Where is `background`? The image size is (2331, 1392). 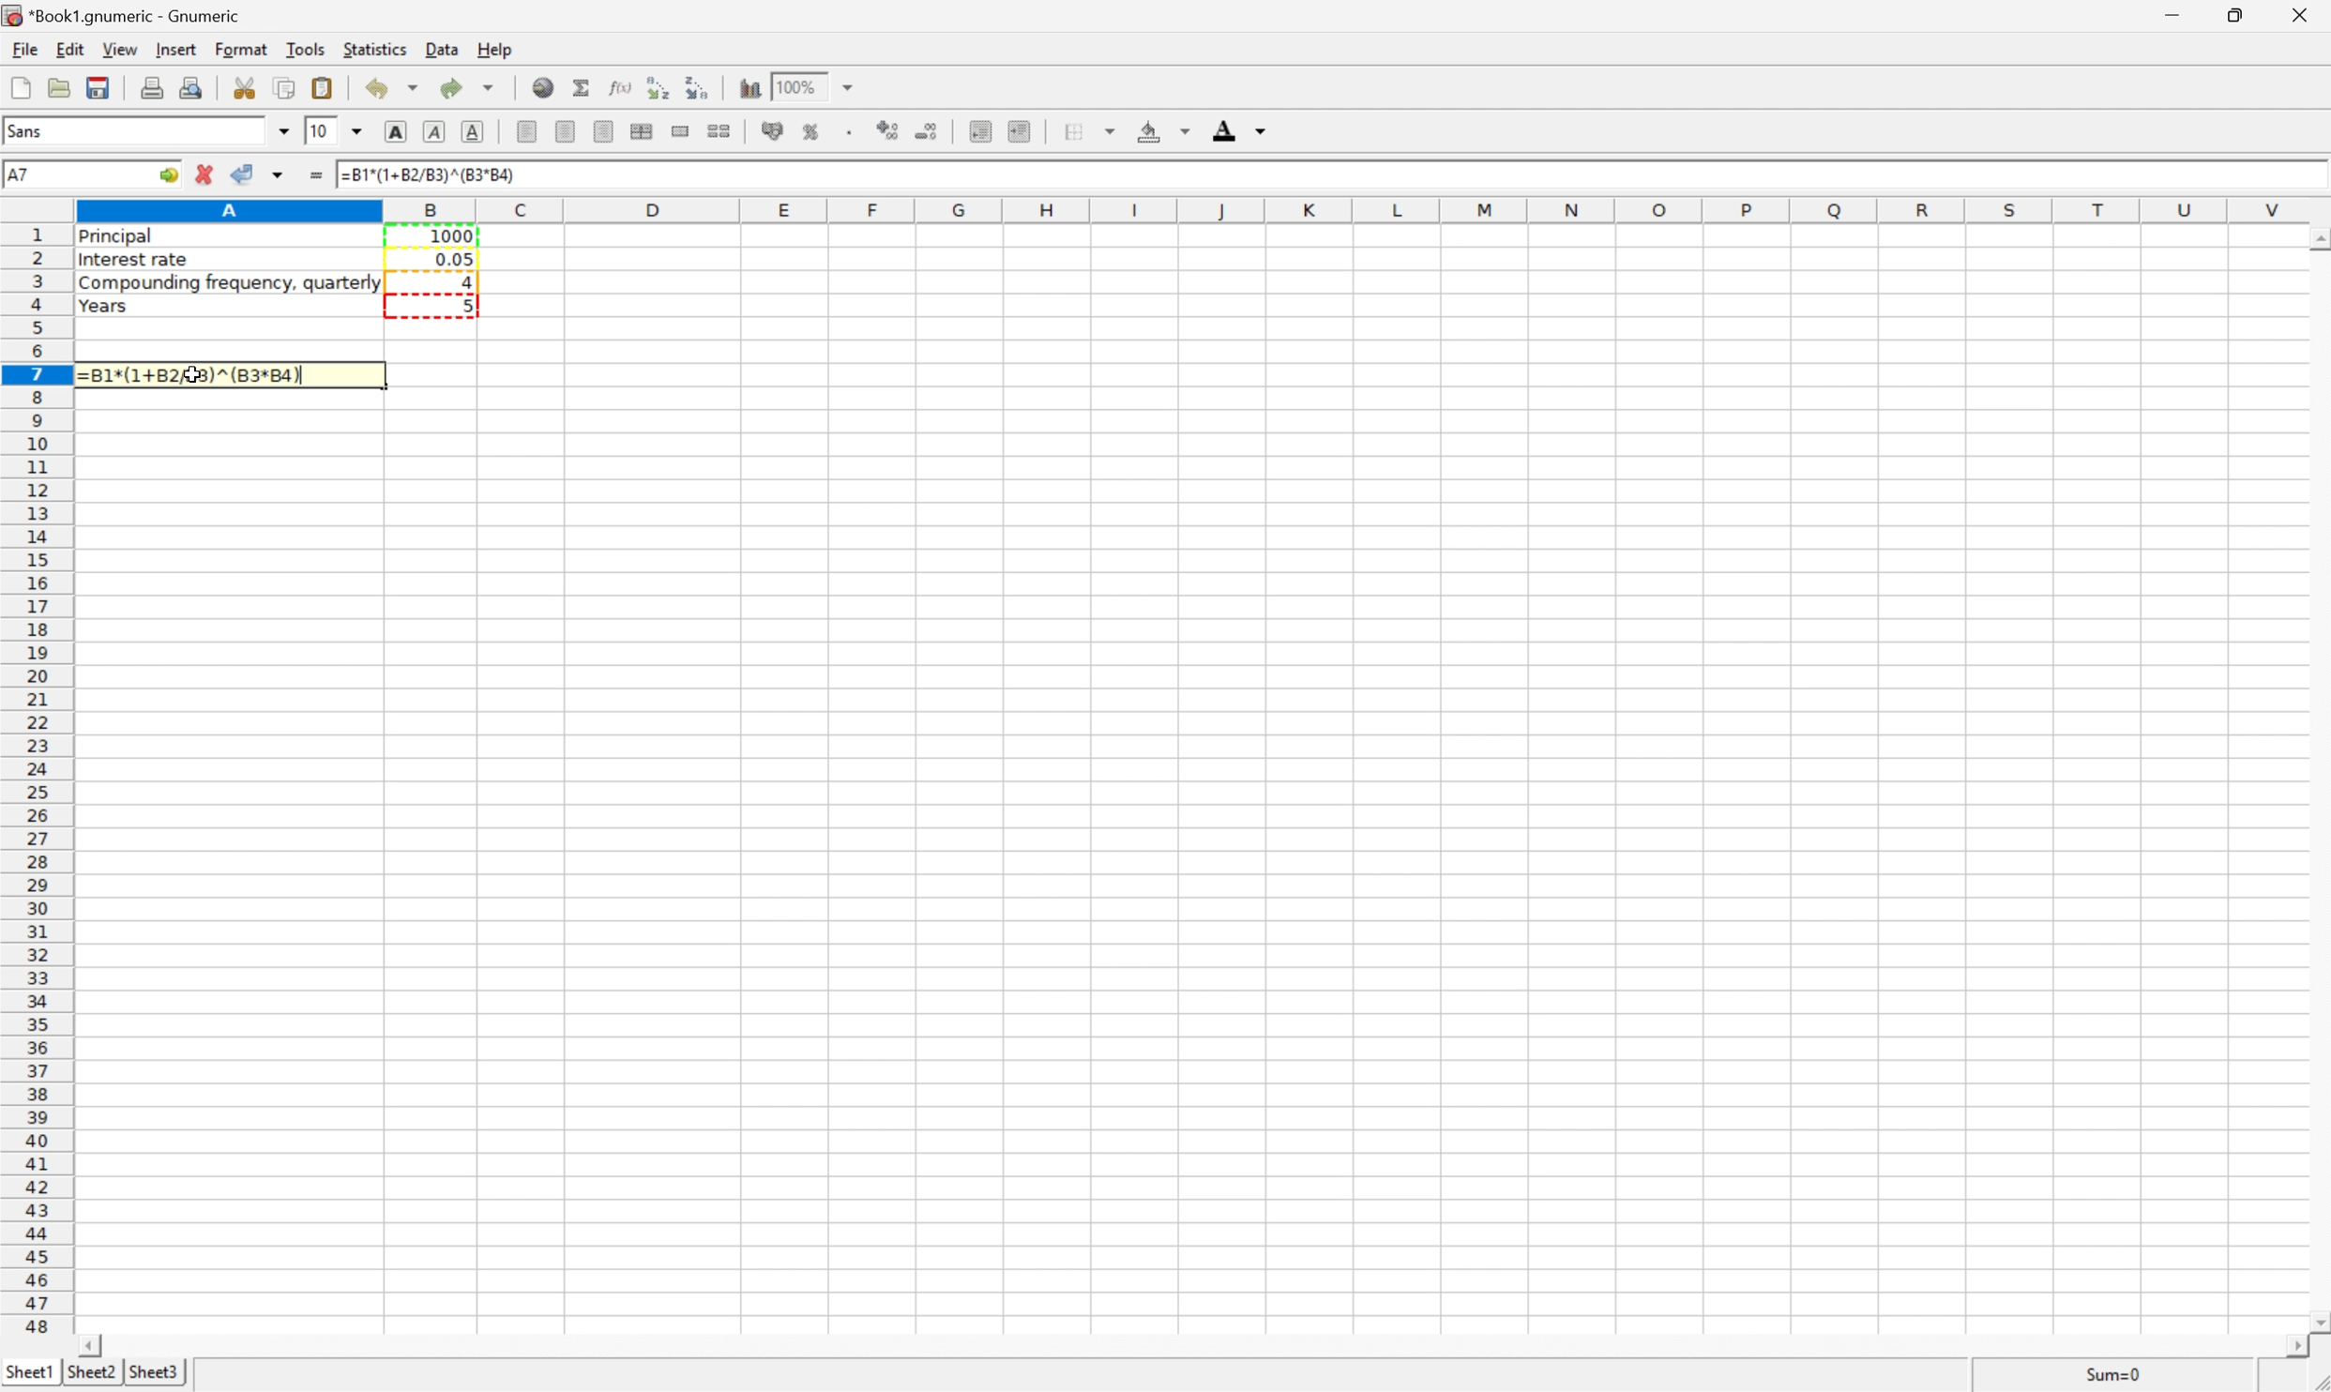 background is located at coordinates (1164, 131).